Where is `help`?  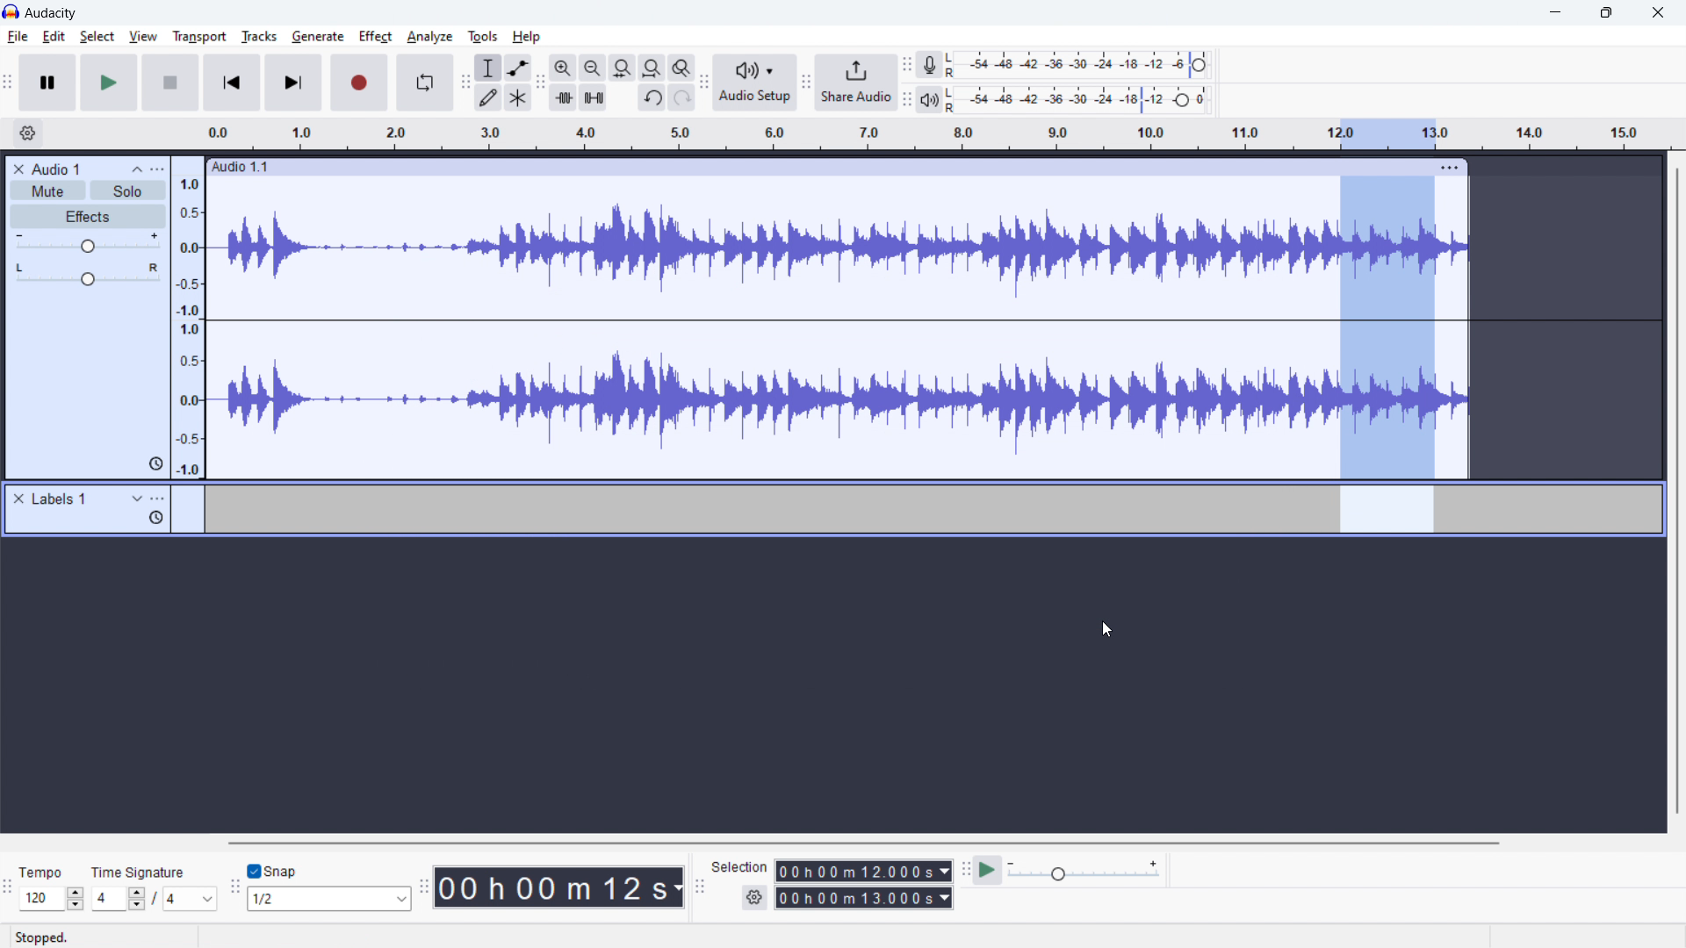 help is located at coordinates (529, 37).